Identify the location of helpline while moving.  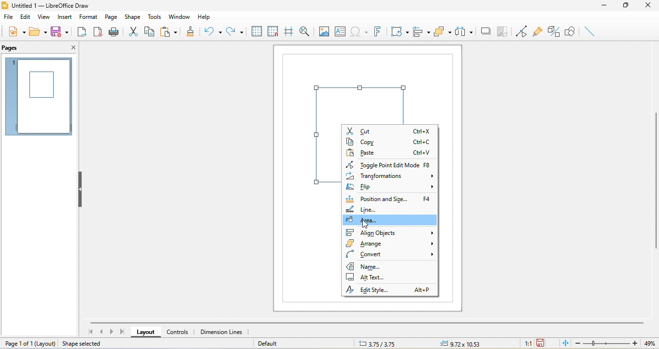
(288, 32).